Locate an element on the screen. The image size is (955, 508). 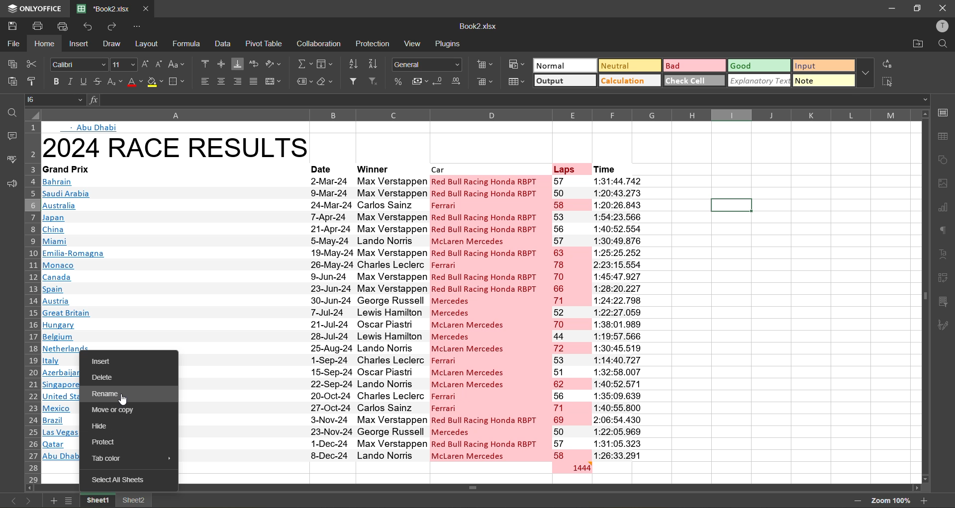
images is located at coordinates (943, 184).